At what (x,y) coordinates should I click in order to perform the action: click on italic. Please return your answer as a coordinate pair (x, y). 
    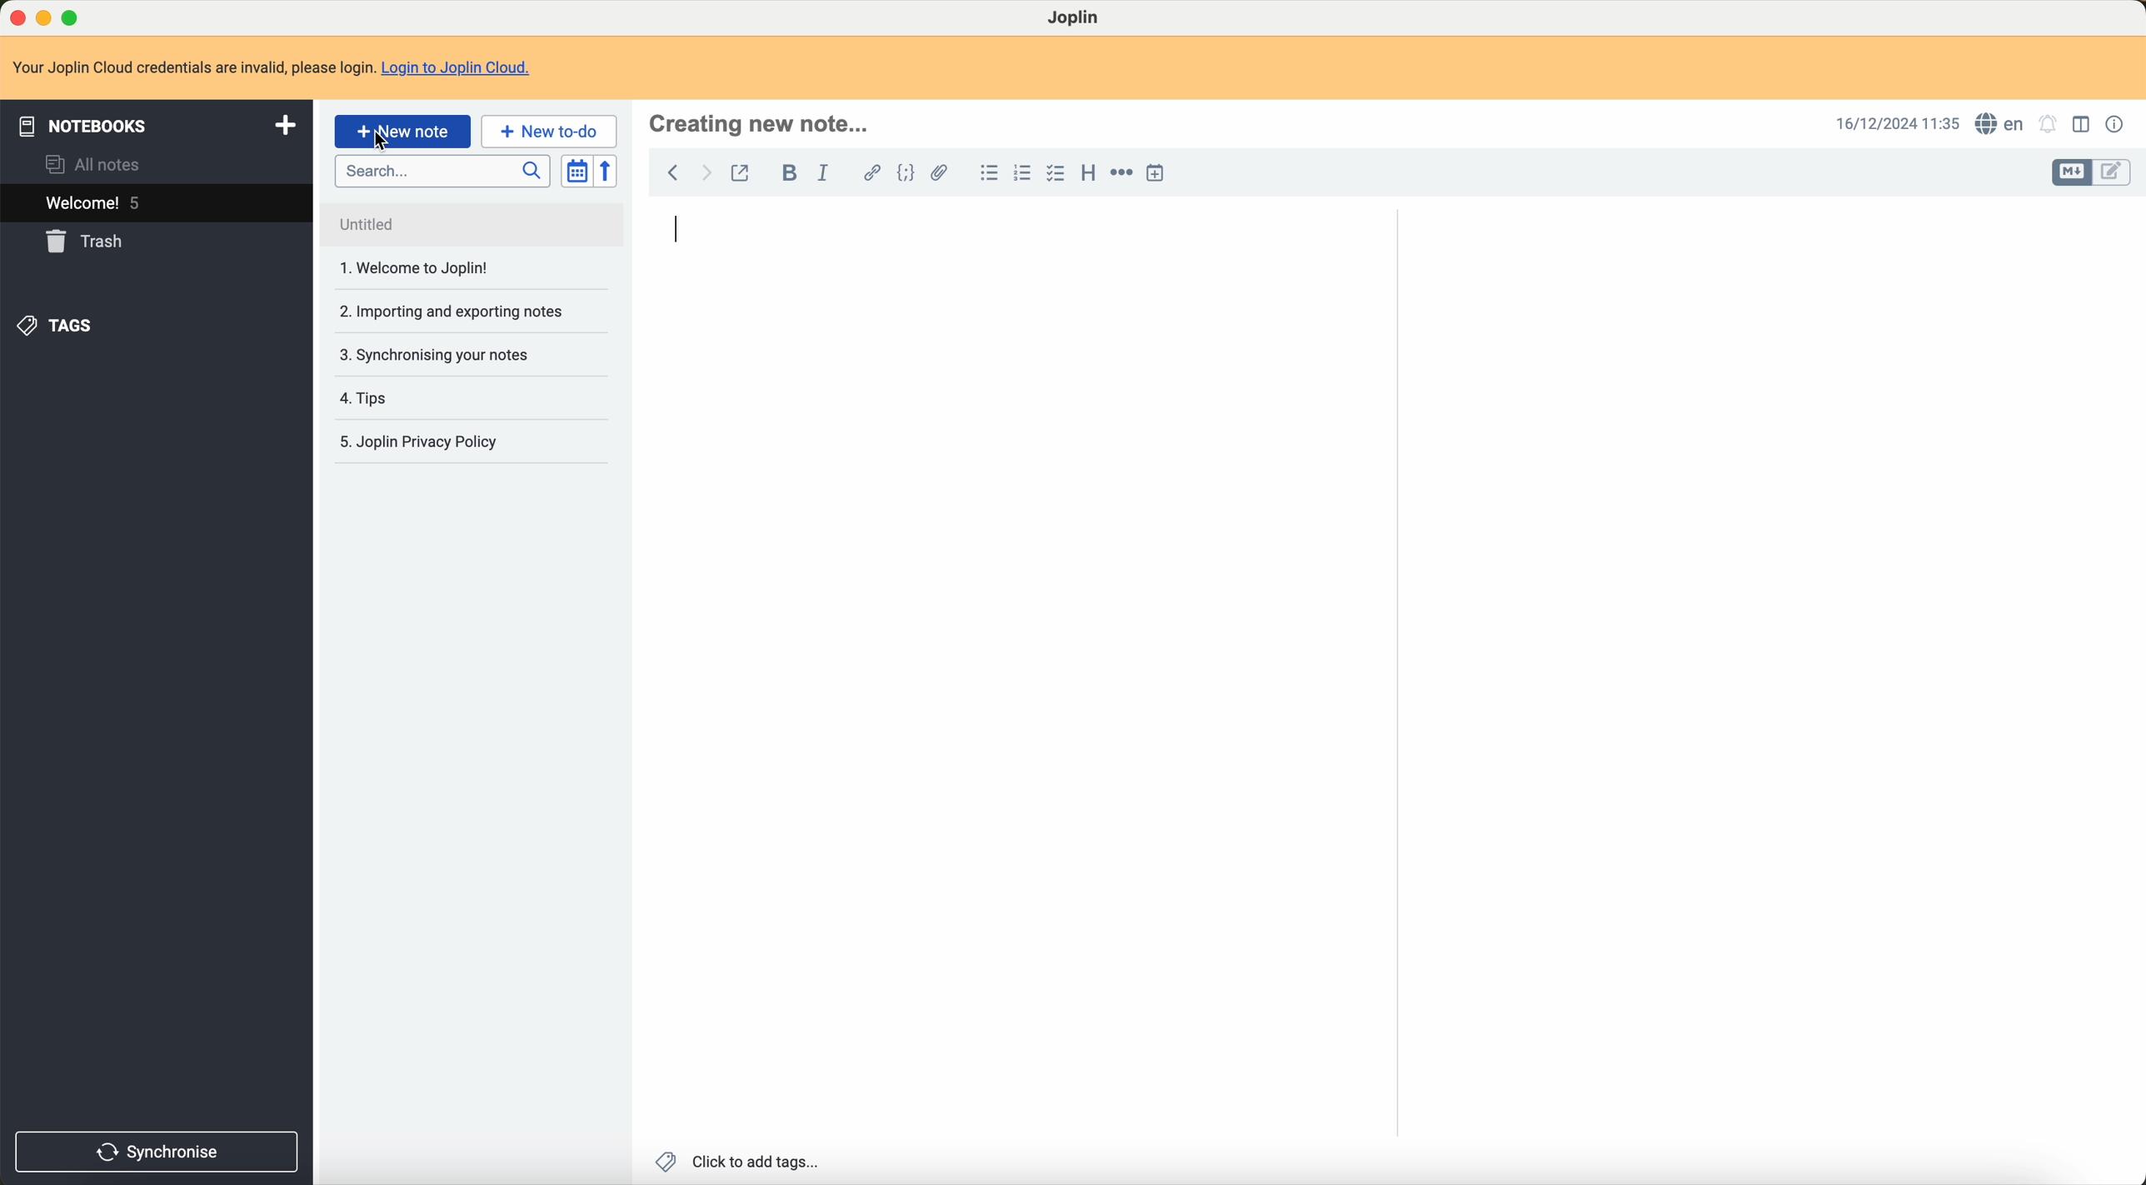
    Looking at the image, I should click on (825, 171).